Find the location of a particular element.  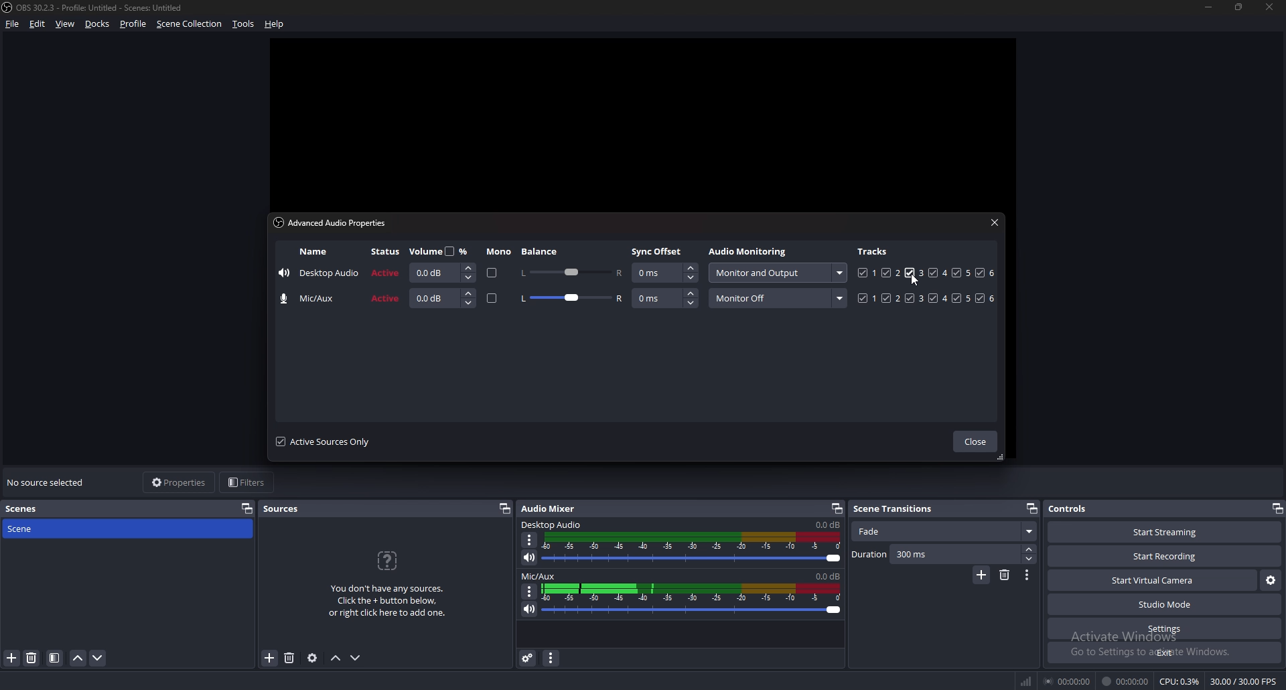

00:00:00 is located at coordinates (1125, 682).